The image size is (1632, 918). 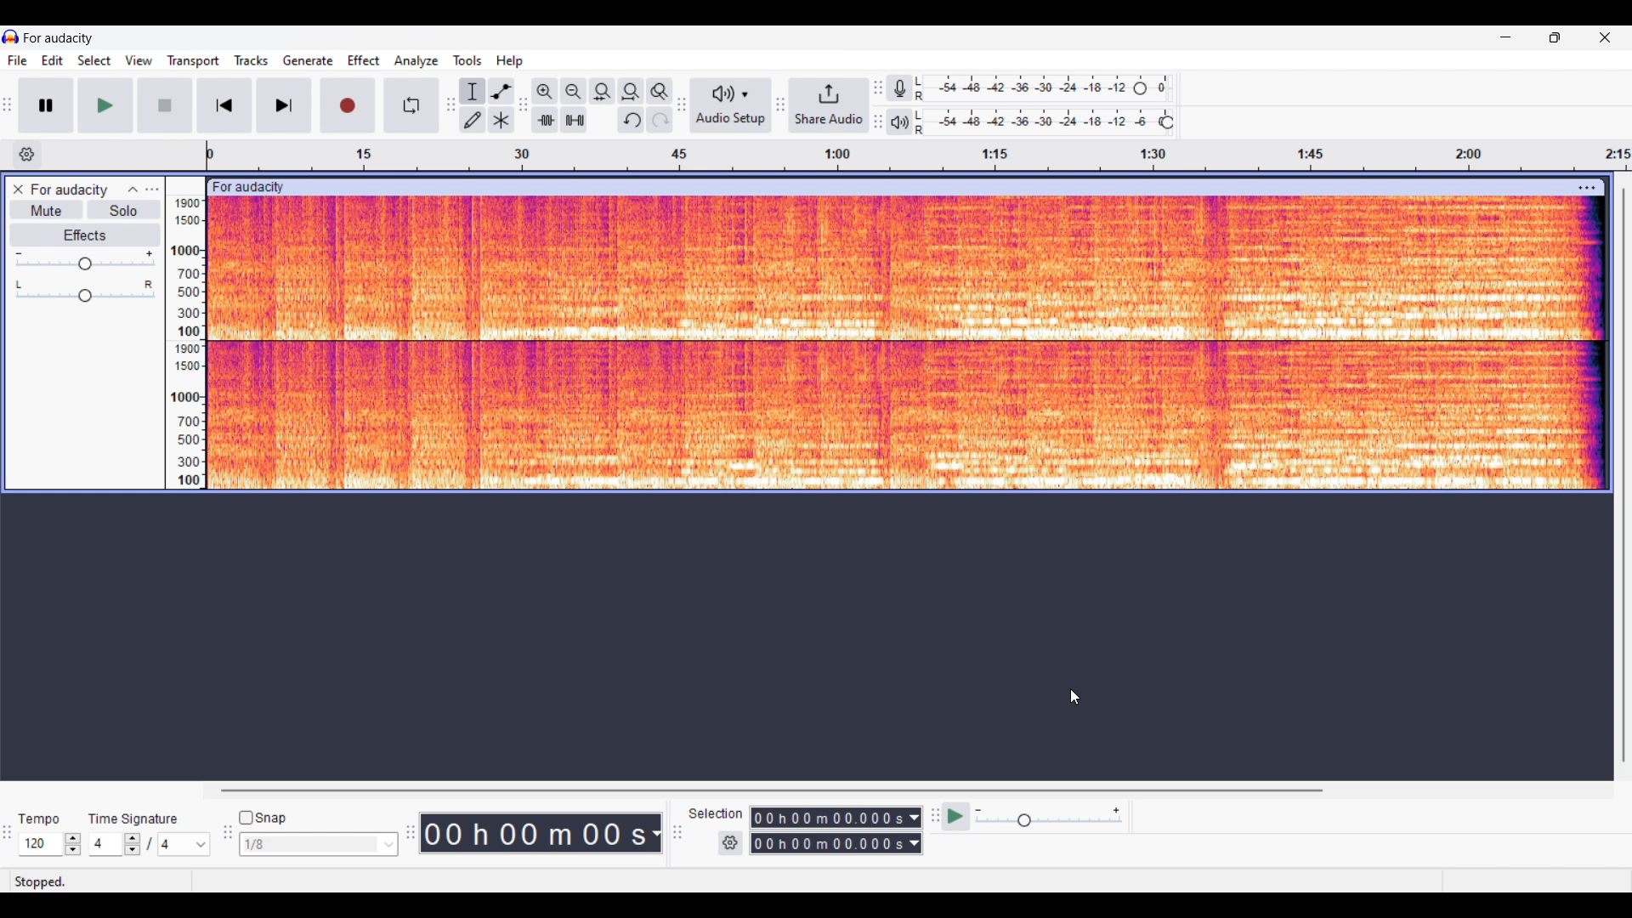 I want to click on Effects, so click(x=84, y=235).